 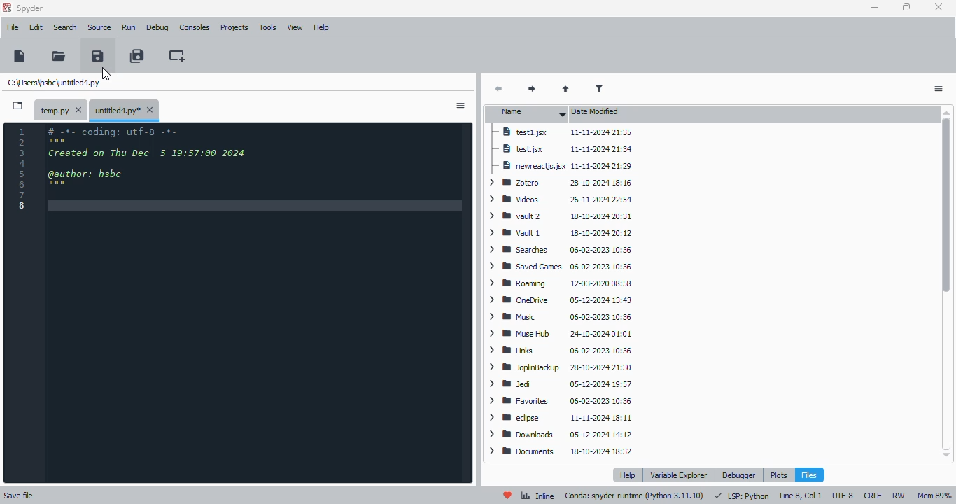 I want to click on CRLF, so click(x=873, y=496).